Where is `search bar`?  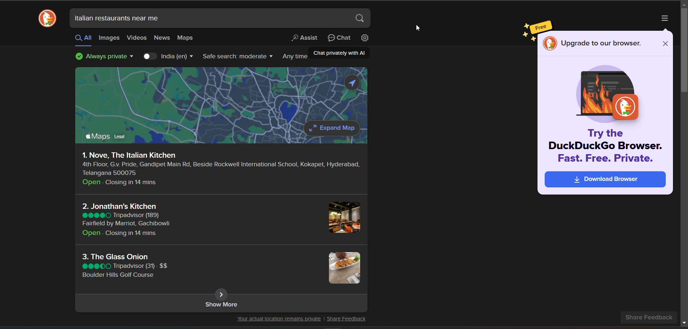 search bar is located at coordinates (220, 18).